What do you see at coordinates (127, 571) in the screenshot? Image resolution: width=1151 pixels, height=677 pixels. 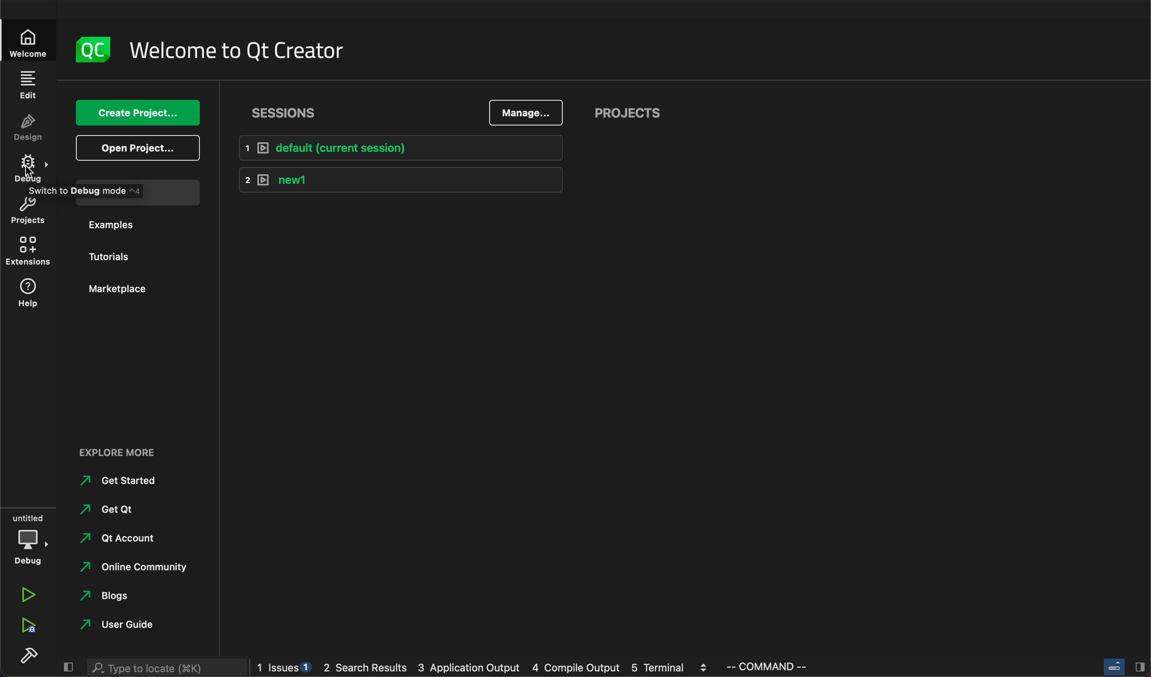 I see `community` at bounding box center [127, 571].